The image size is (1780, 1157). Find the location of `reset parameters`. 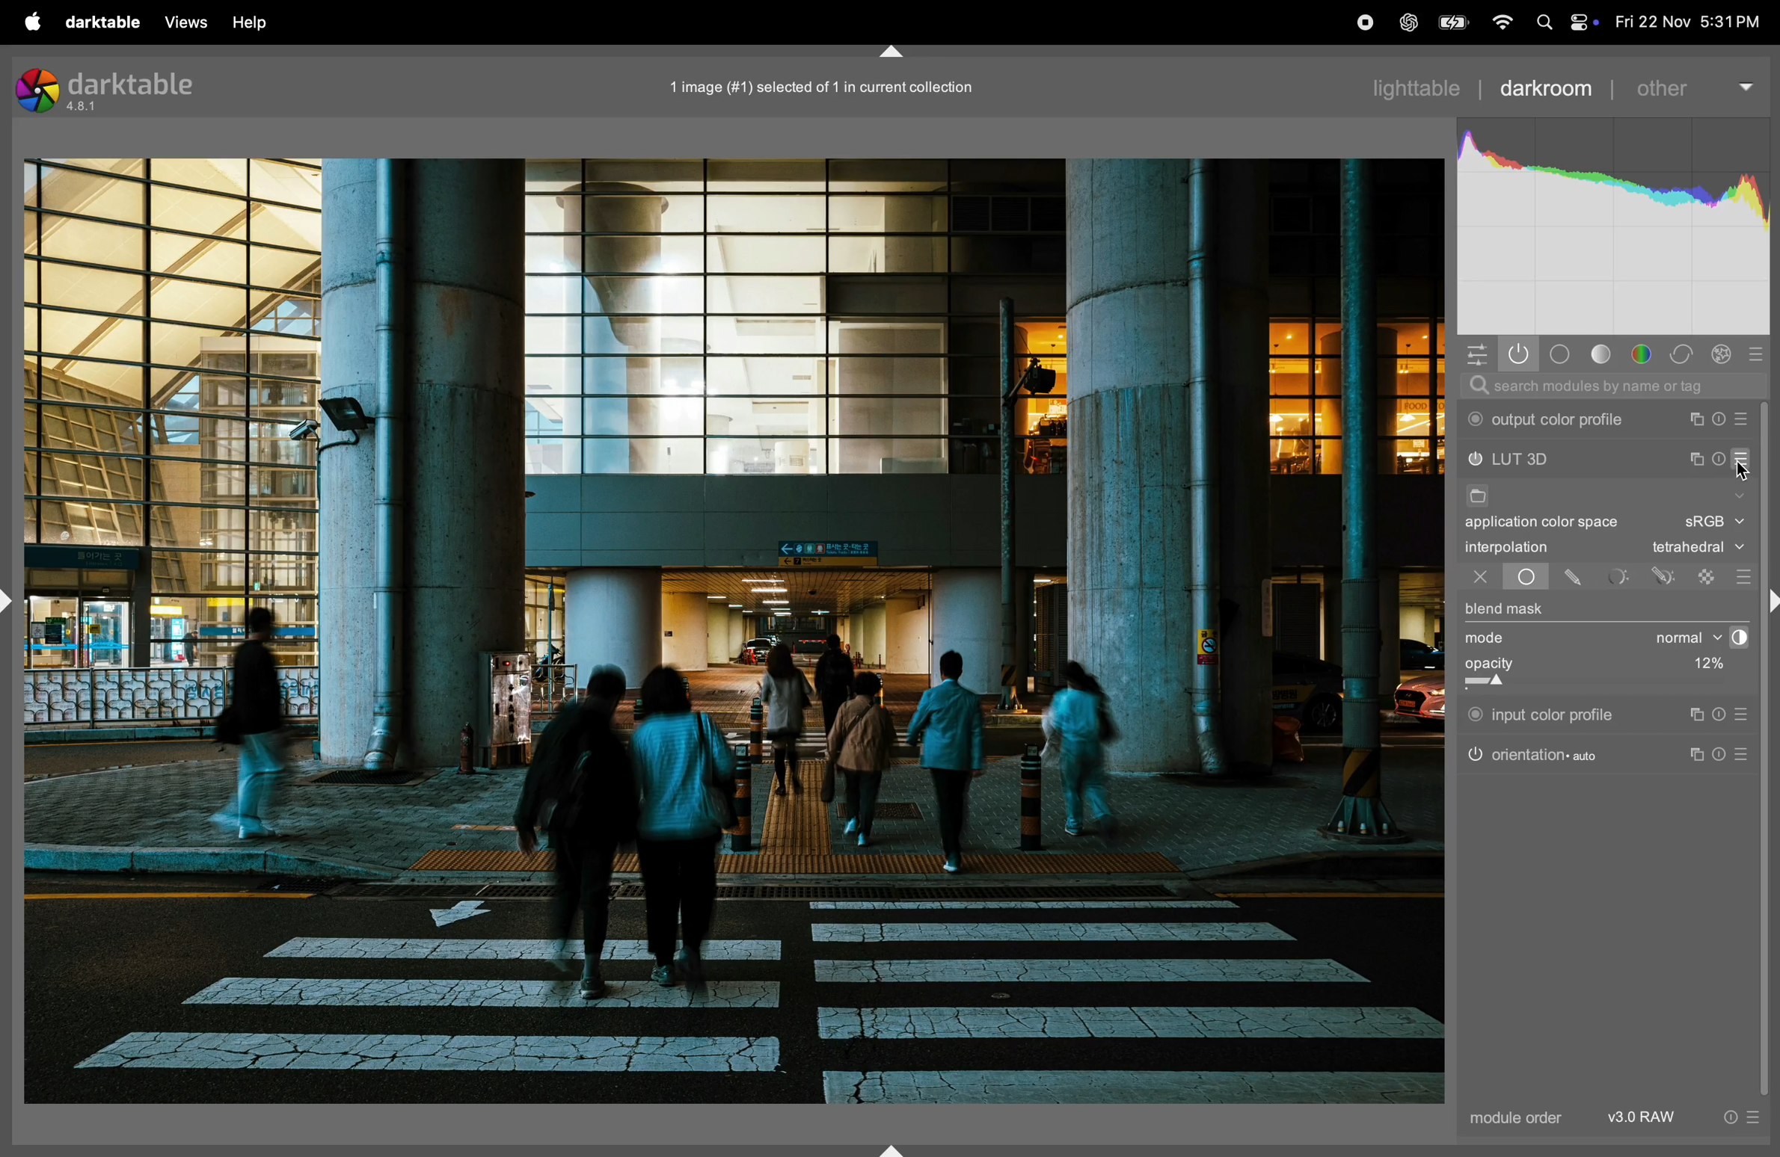

reset parameters is located at coordinates (1726, 753).